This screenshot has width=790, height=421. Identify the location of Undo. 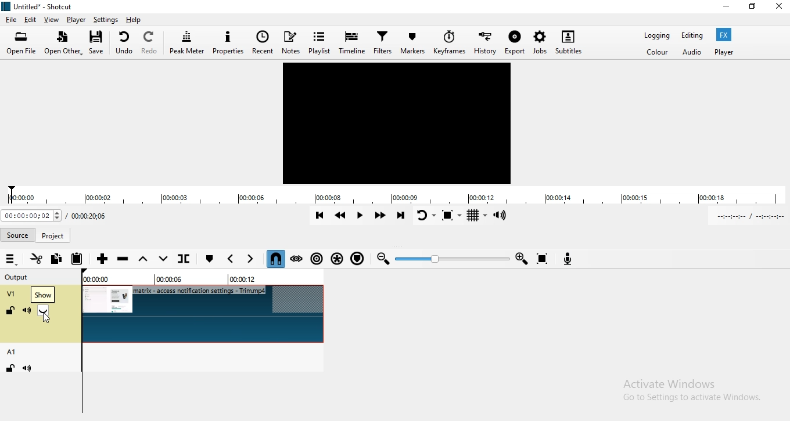
(126, 44).